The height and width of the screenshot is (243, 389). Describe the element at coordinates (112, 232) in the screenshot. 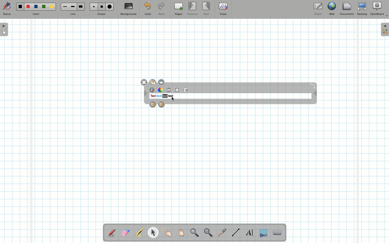

I see `Stylus` at that location.